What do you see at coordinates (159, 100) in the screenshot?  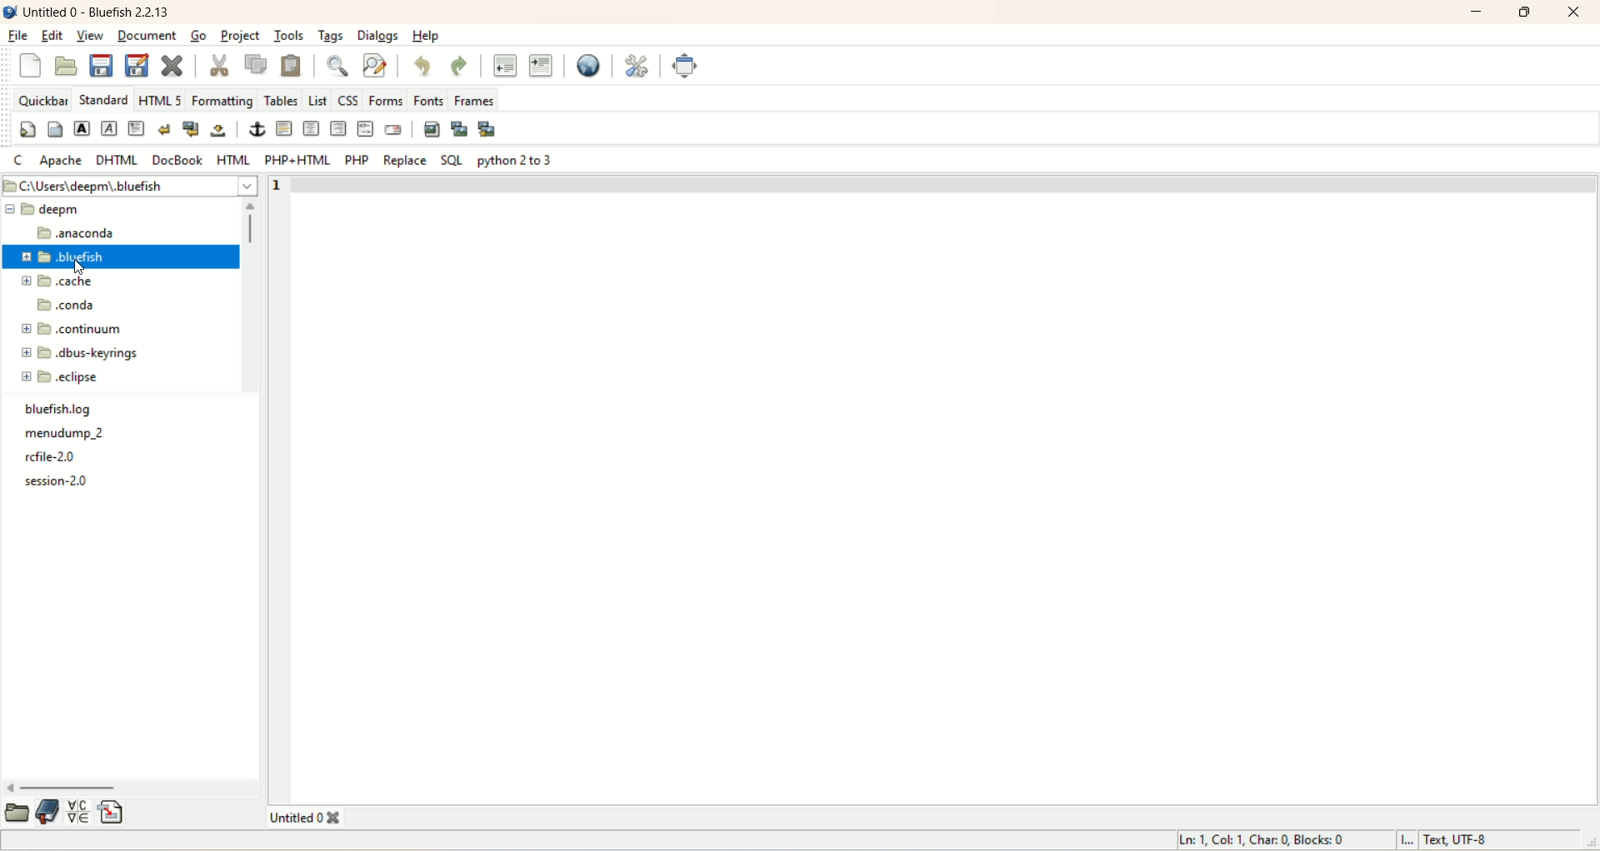 I see `HTML 5` at bounding box center [159, 100].